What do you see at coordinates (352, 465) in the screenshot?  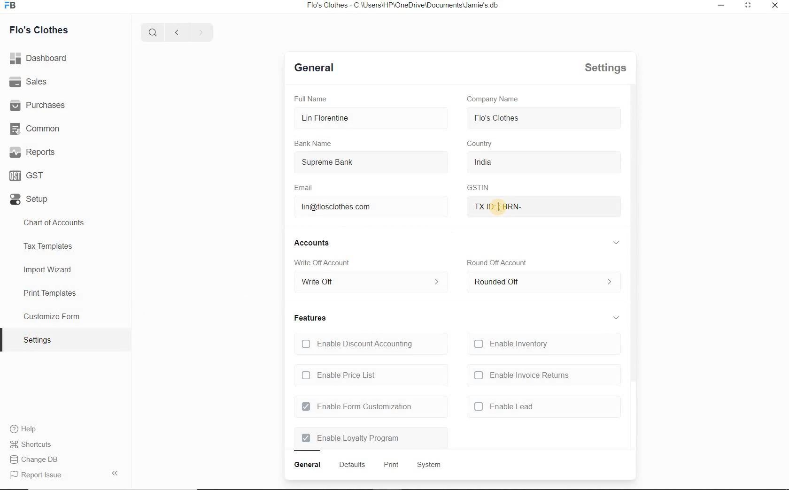 I see `defaults` at bounding box center [352, 465].